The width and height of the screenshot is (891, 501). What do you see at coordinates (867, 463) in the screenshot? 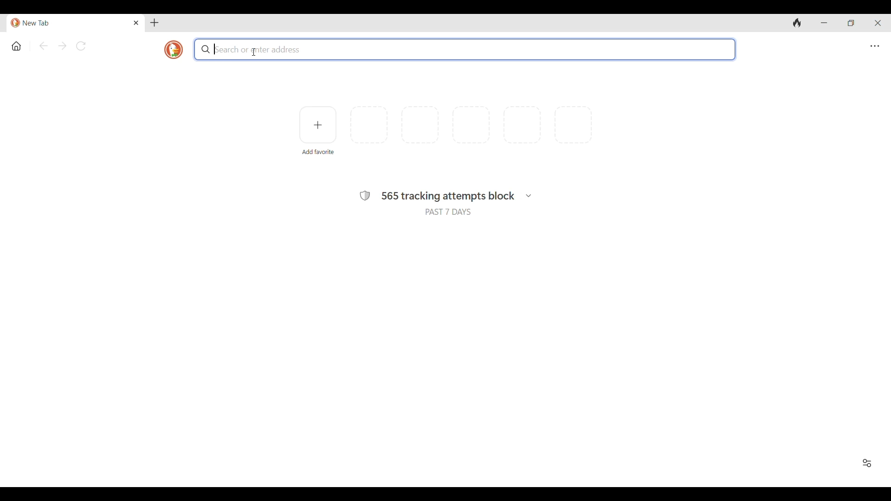
I see `Show/Hide recent activity and favorites` at bounding box center [867, 463].